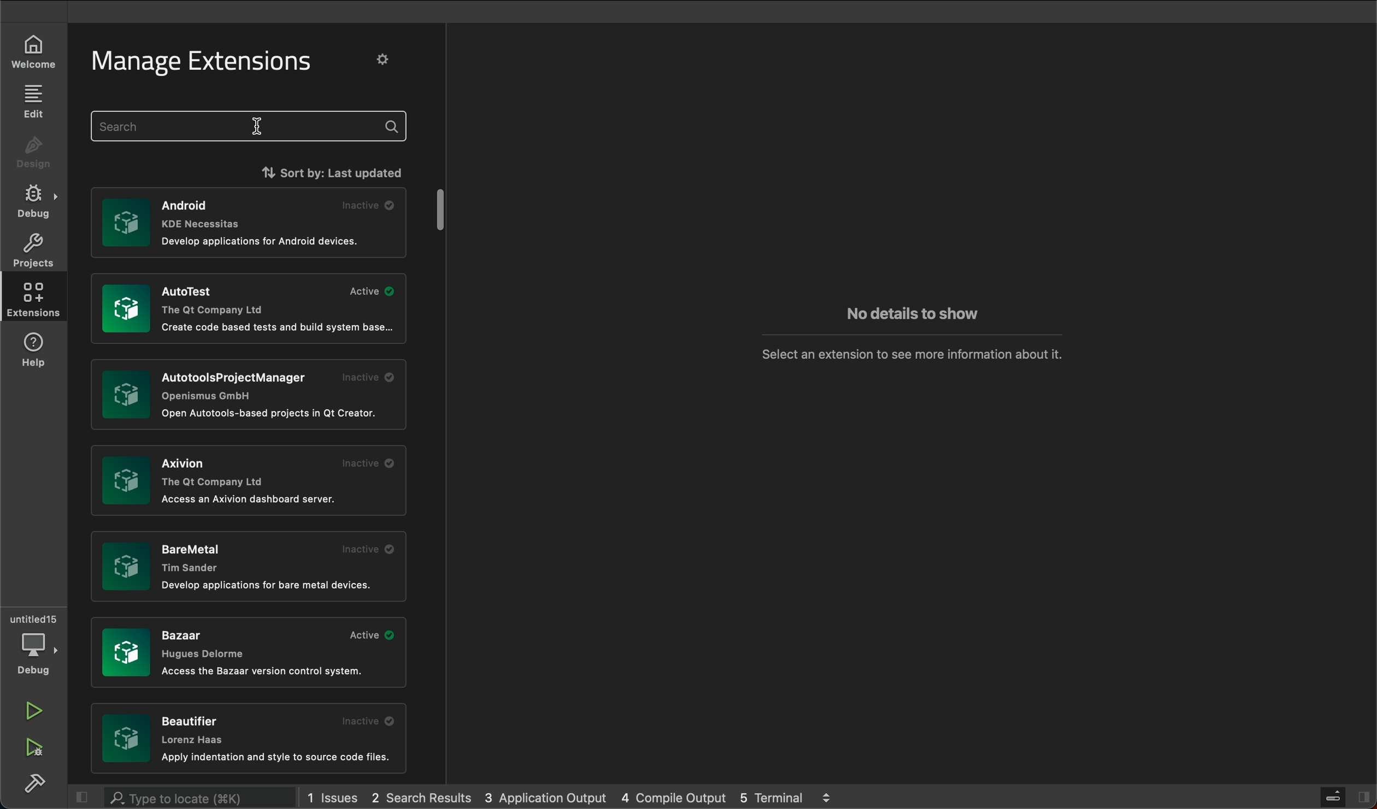 The height and width of the screenshot is (809, 1377). Describe the element at coordinates (270, 586) in the screenshot. I see `extension text` at that location.